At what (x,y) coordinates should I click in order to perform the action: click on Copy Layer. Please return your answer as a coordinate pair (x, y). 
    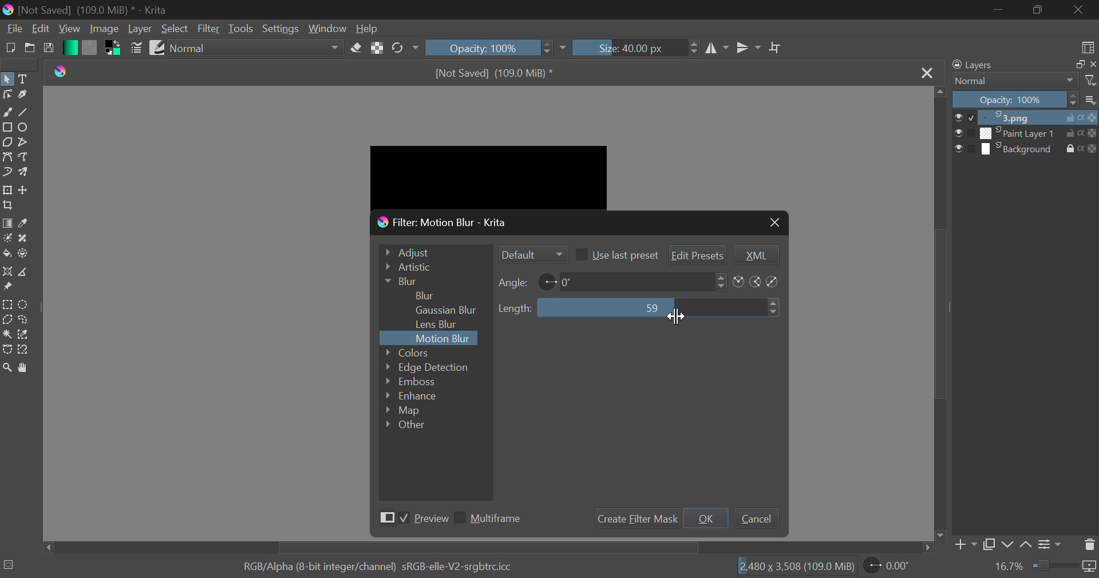
    Looking at the image, I should click on (989, 544).